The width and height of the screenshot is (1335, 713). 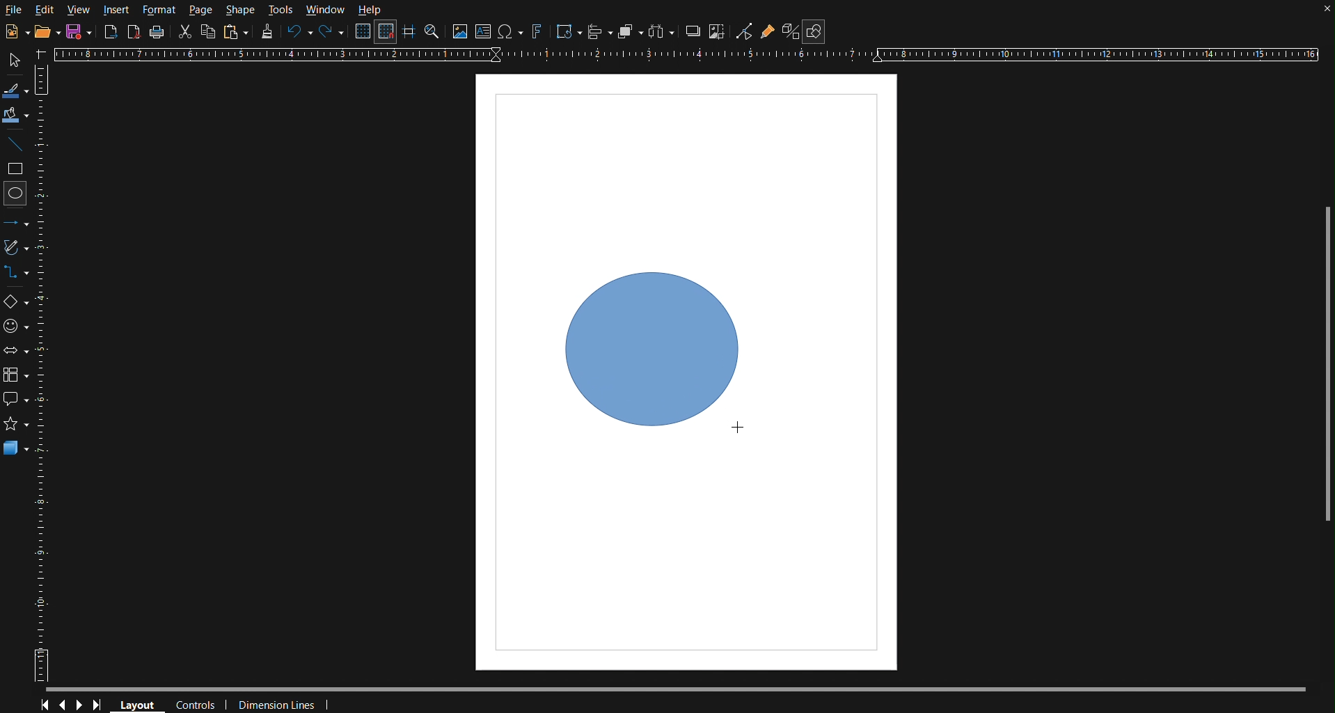 I want to click on Toggle Extrusion, so click(x=790, y=32).